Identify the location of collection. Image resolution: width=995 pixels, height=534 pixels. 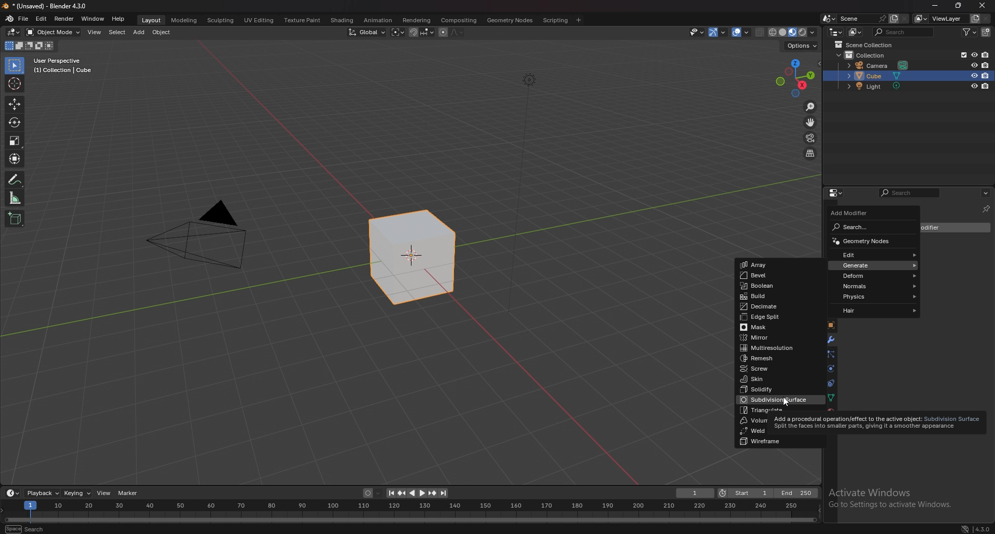
(872, 56).